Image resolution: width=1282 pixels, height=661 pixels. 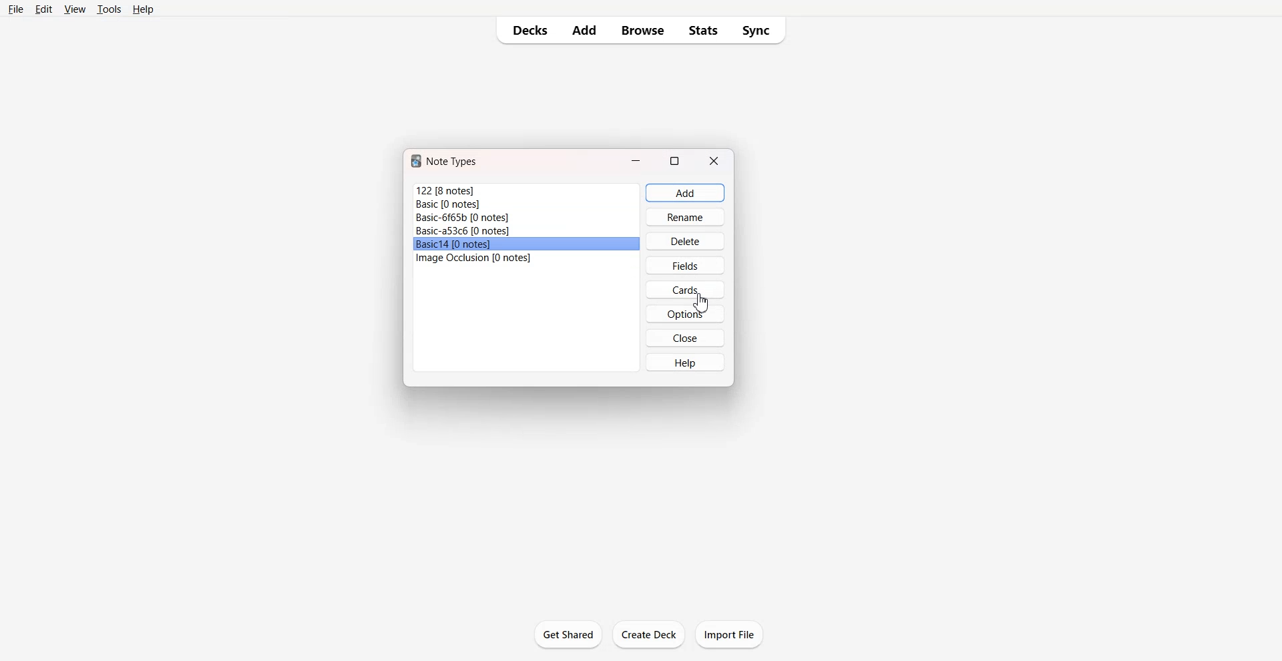 I want to click on Close, so click(x=685, y=338).